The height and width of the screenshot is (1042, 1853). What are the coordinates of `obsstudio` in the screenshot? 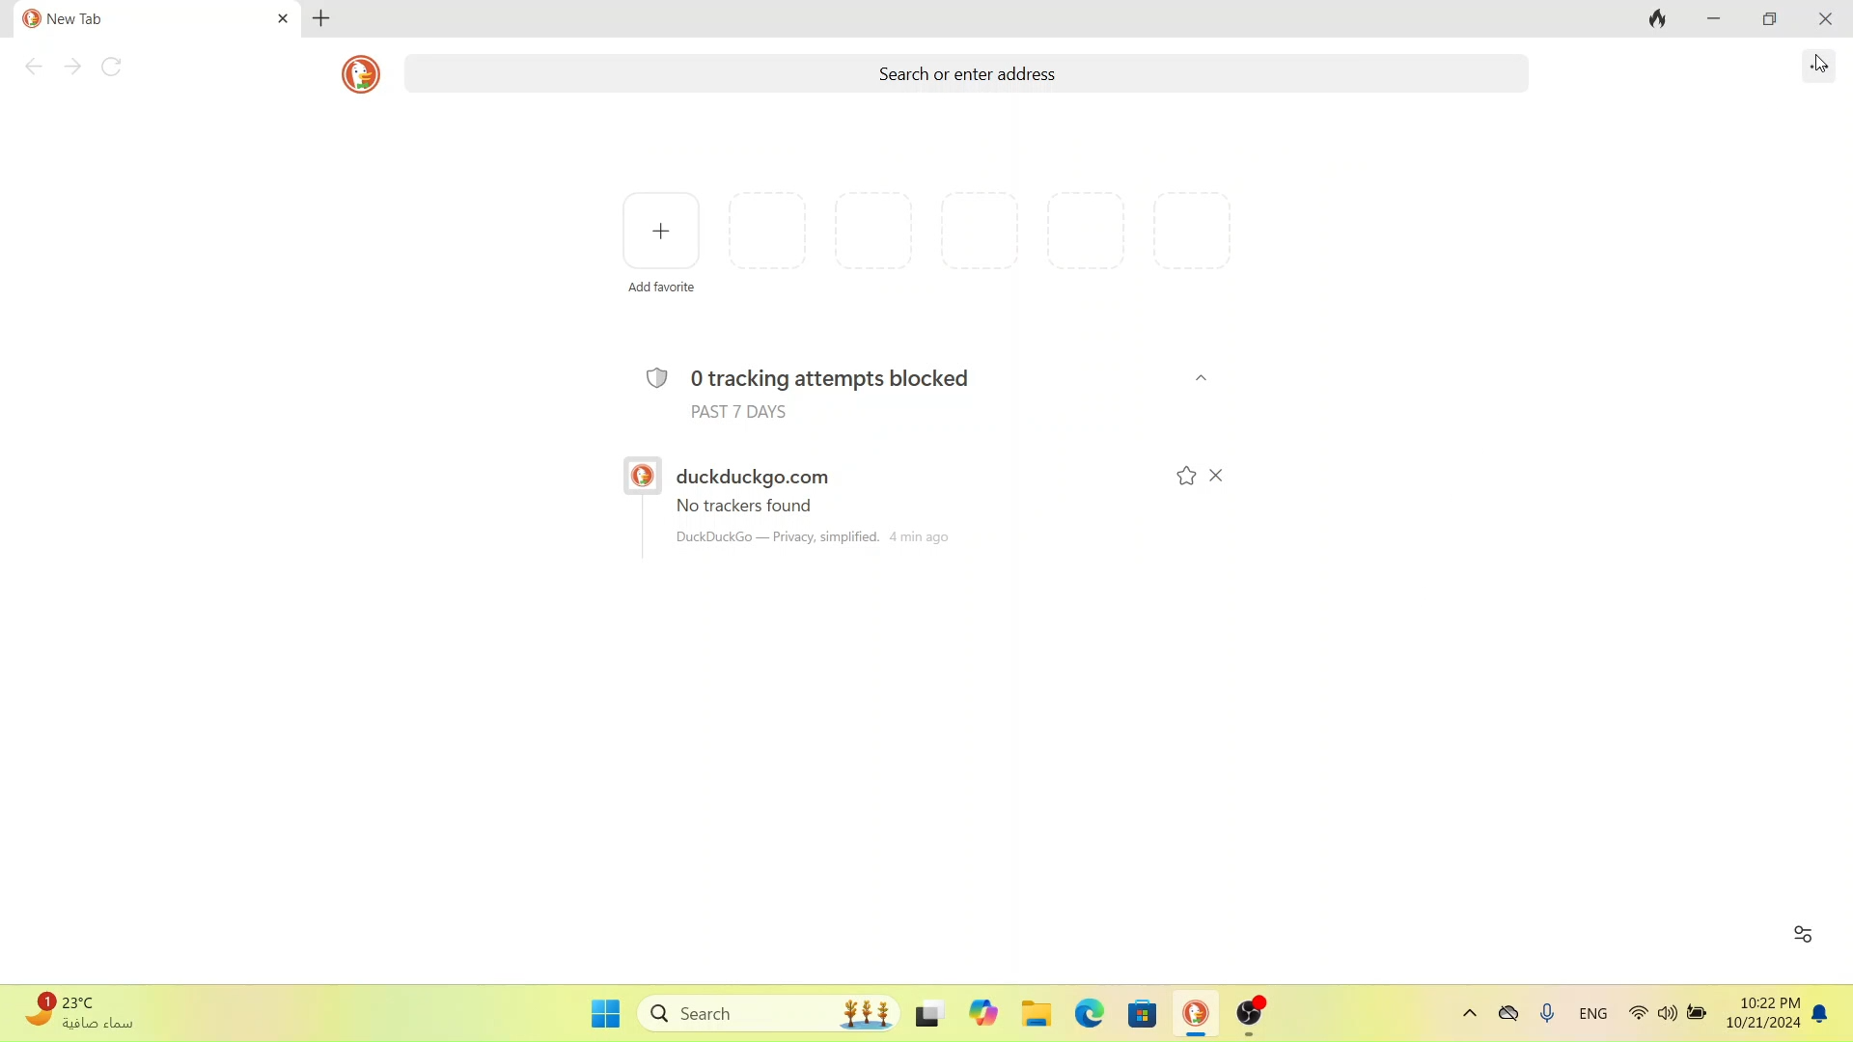 It's located at (1252, 1016).